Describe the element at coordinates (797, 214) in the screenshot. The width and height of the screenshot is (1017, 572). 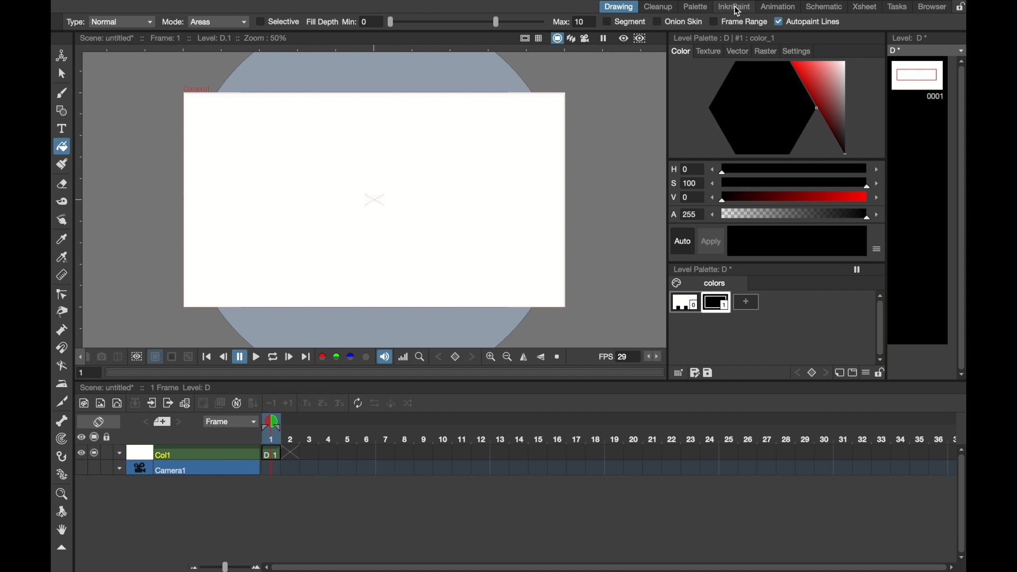
I see `scale` at that location.